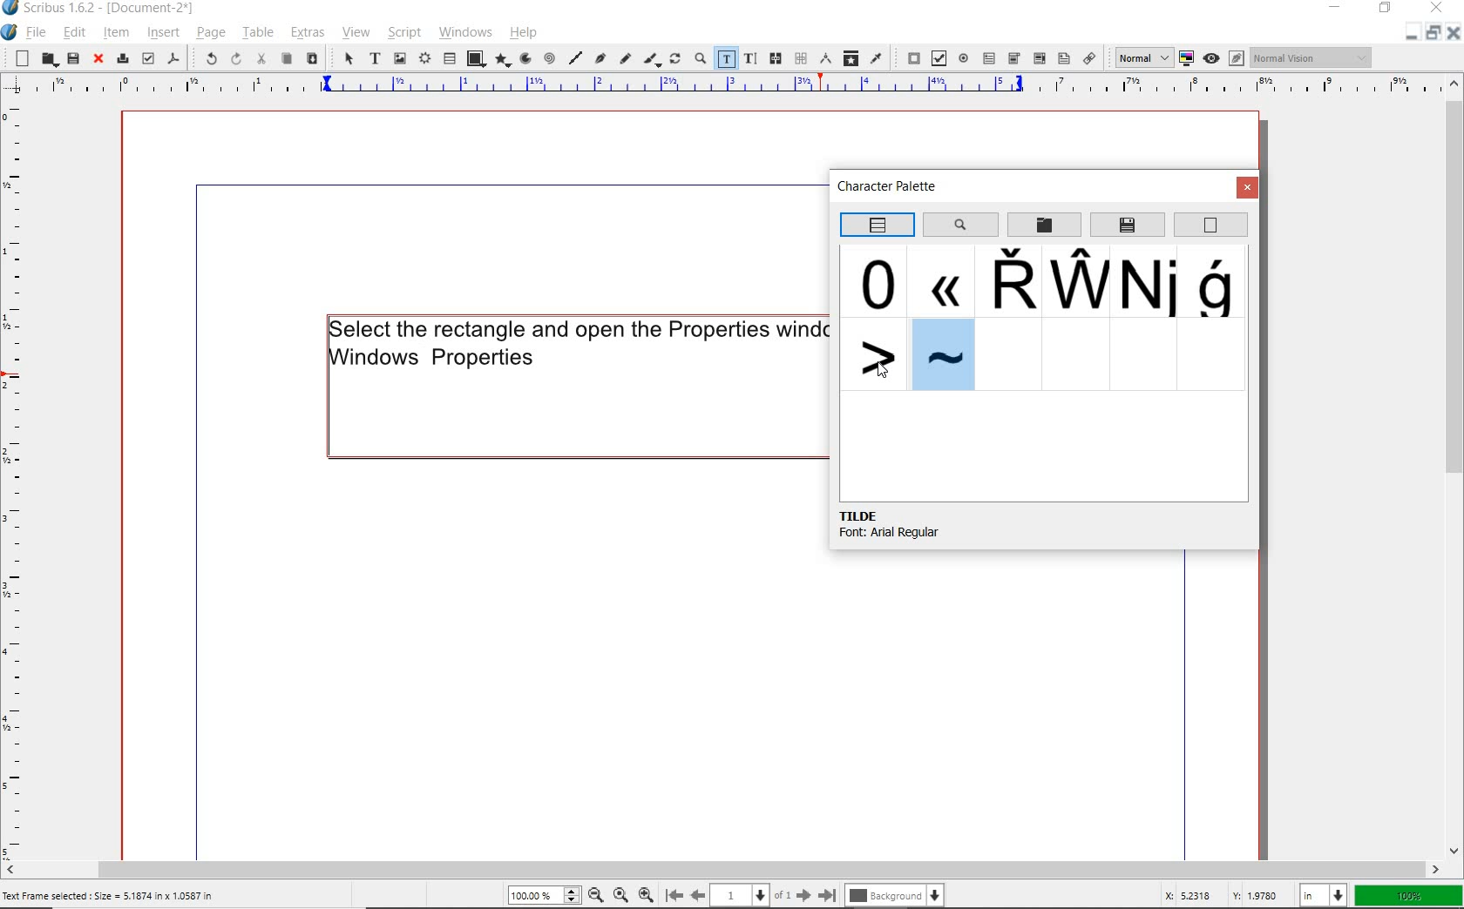  Describe the element at coordinates (1077, 280) in the screenshot. I see `glyphs` at that location.